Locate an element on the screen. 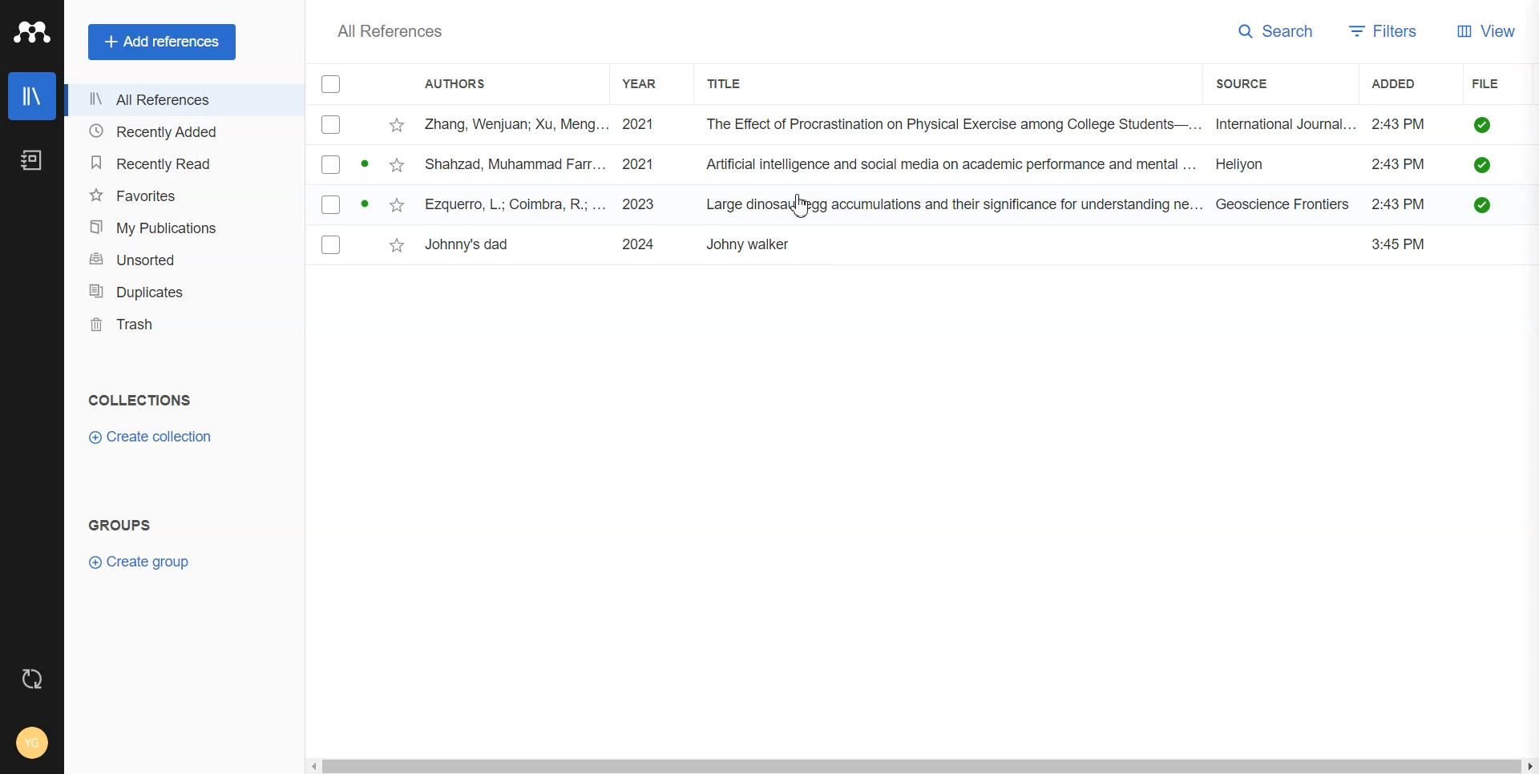  Add references is located at coordinates (163, 42).